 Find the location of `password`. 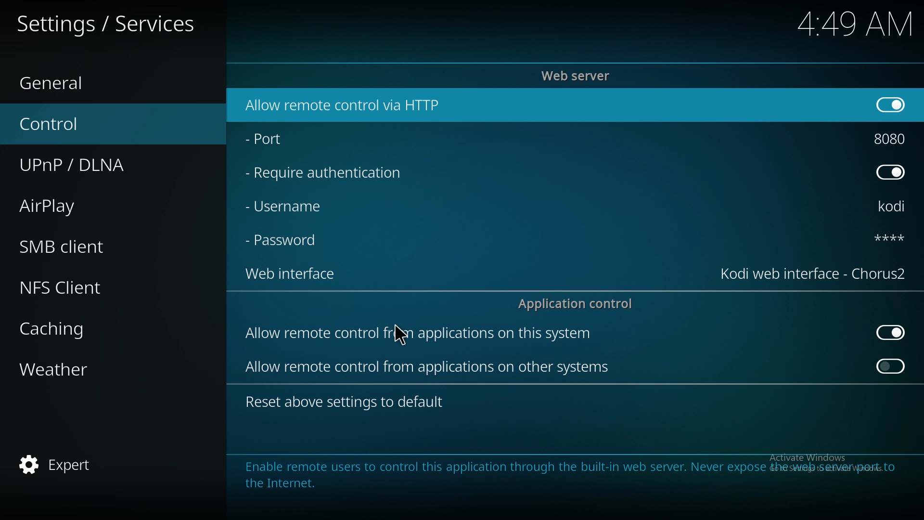

password is located at coordinates (288, 241).